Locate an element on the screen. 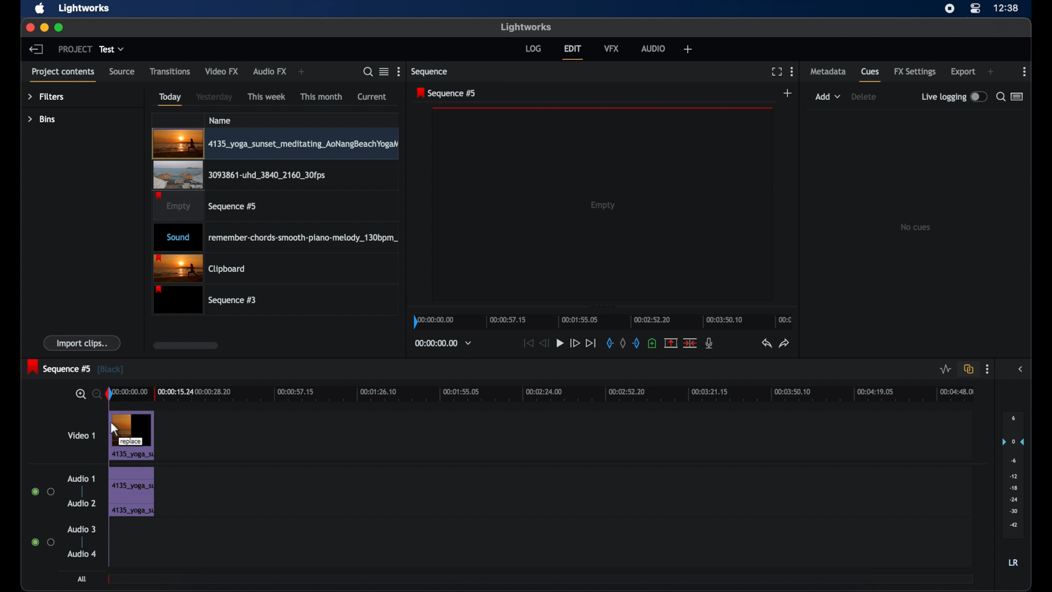 The image size is (1052, 592). toggle between list or logger view is located at coordinates (1017, 96).